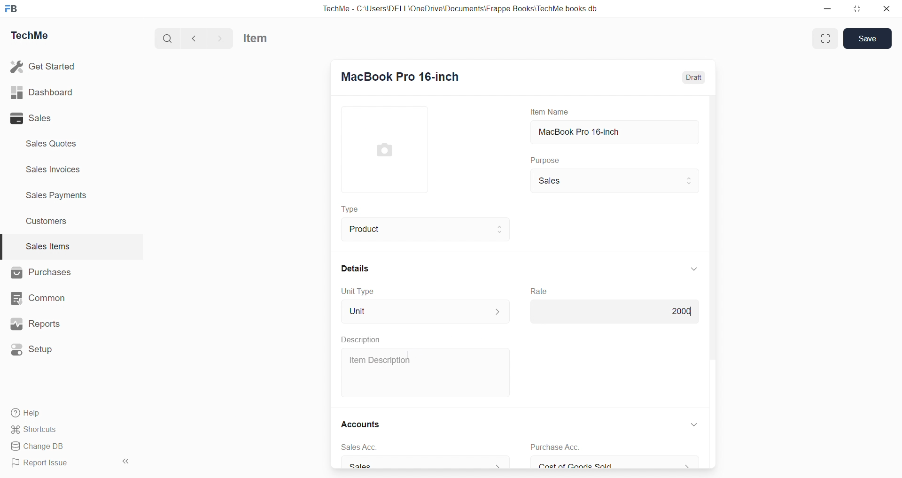  I want to click on MacBook Pro 16-inch, so click(400, 75).